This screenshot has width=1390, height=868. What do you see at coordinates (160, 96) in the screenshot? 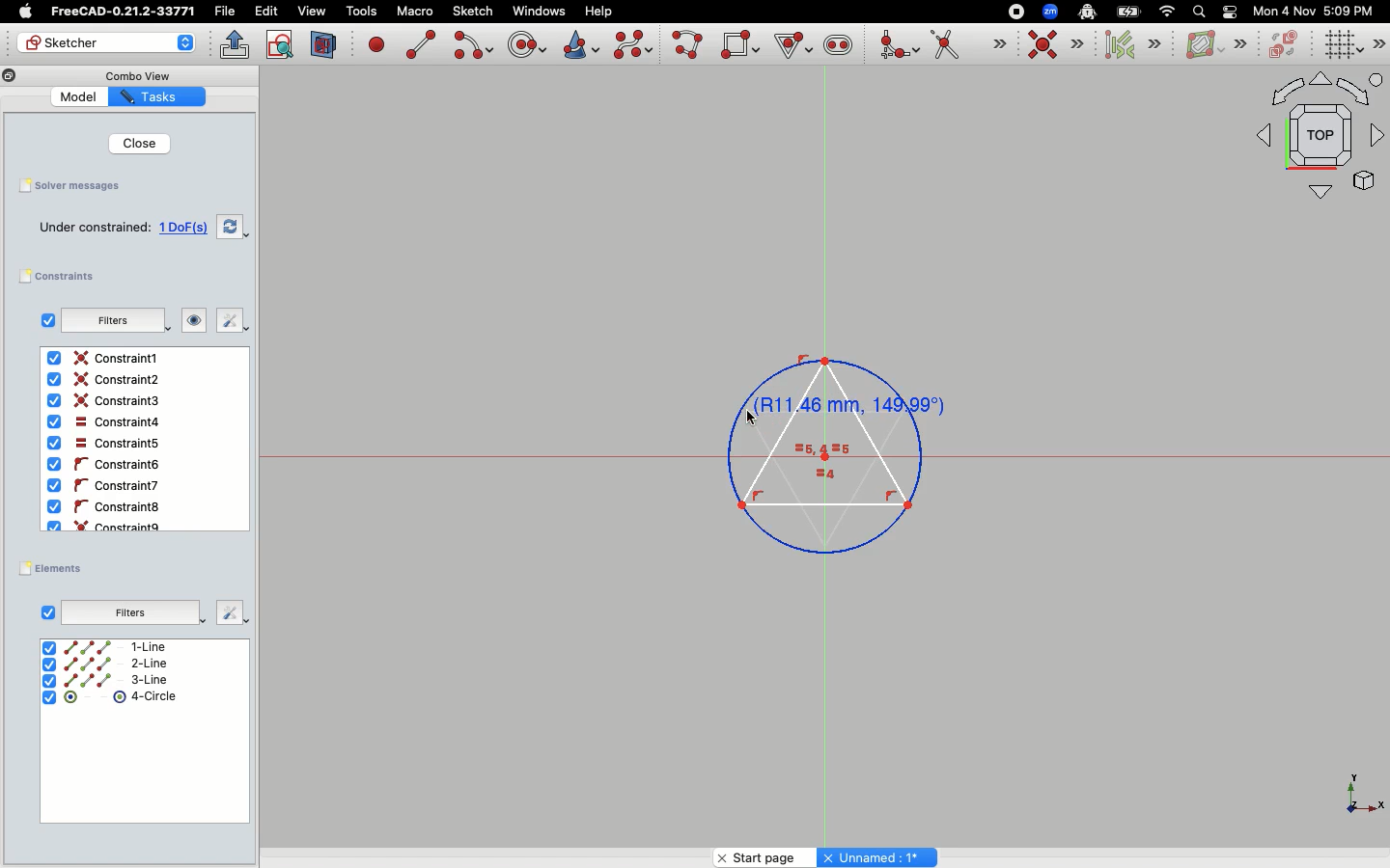
I see `Tasks` at bounding box center [160, 96].